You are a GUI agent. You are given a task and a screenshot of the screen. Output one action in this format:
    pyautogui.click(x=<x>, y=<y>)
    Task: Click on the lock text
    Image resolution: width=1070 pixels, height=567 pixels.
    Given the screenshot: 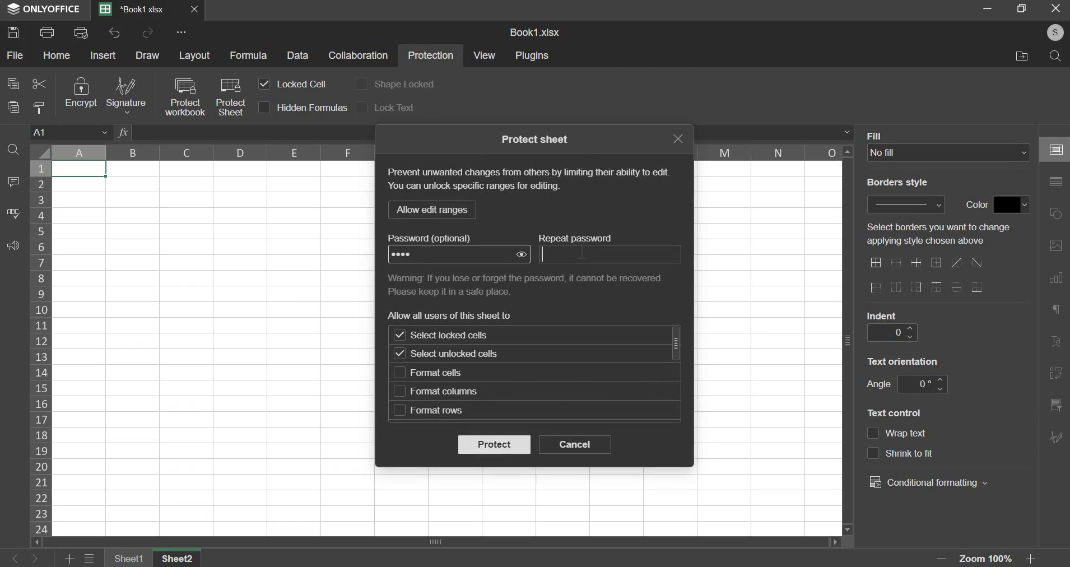 What is the action you would take?
    pyautogui.click(x=394, y=107)
    